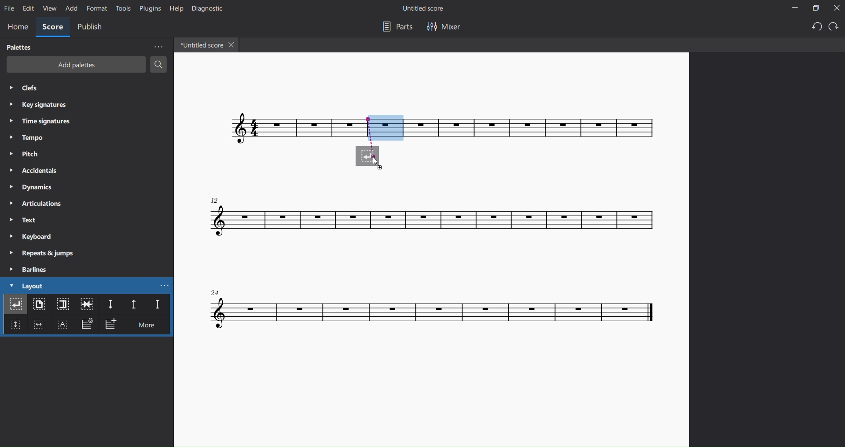 The image size is (845, 447). Describe the element at coordinates (122, 9) in the screenshot. I see `tools` at that location.